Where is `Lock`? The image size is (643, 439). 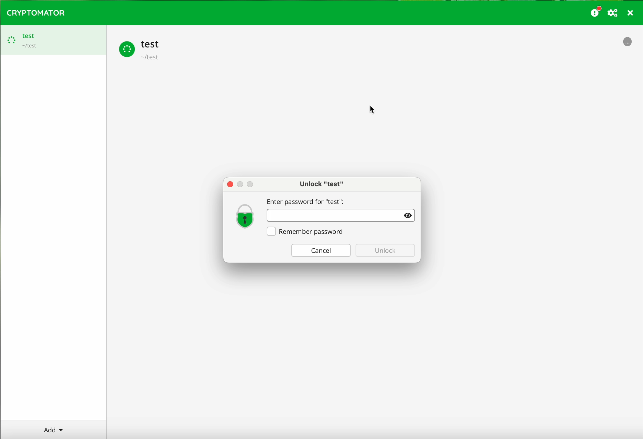
Lock is located at coordinates (245, 216).